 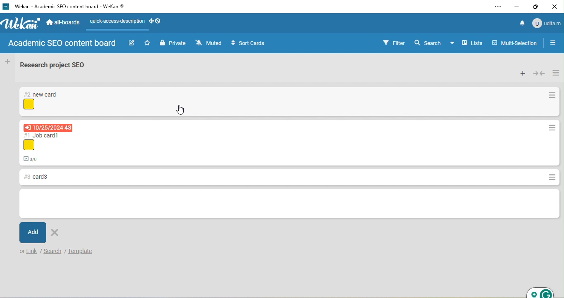 I want to click on star this board, so click(x=147, y=43).